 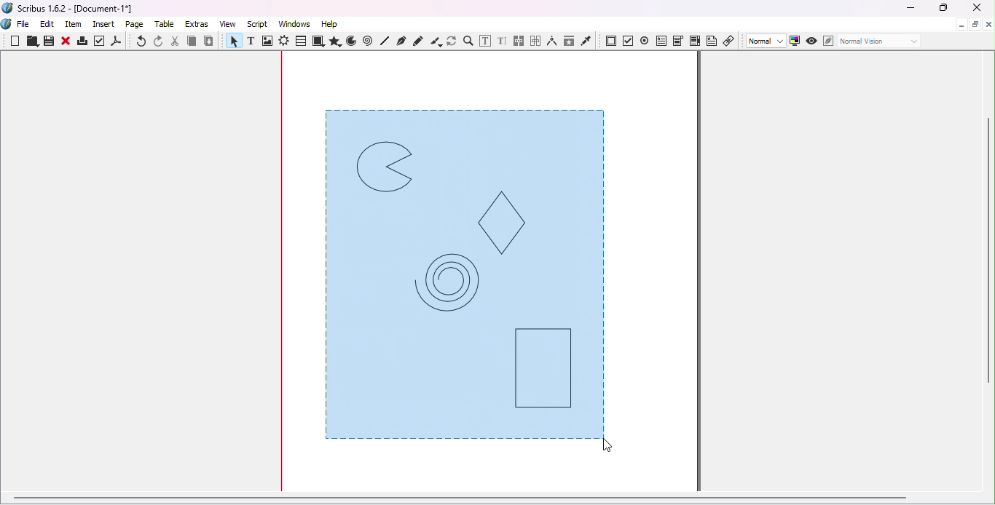 I want to click on Open, so click(x=31, y=42).